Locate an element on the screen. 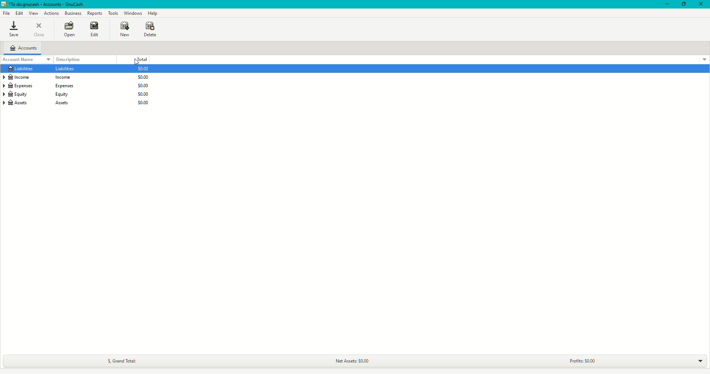 The image size is (710, 374). Account name is located at coordinates (27, 60).